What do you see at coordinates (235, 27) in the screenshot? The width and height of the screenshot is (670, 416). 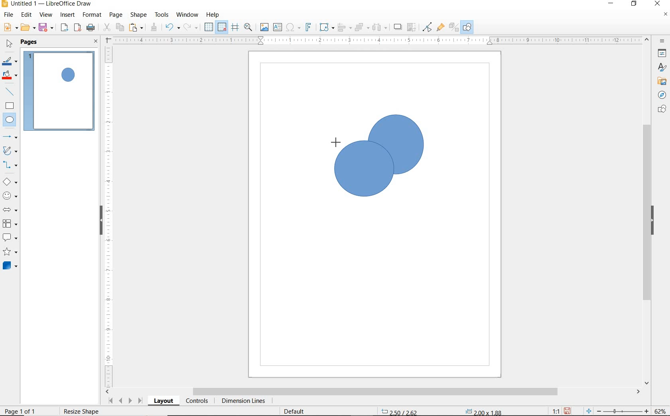 I see `HELPLINES WHILE MOVING` at bounding box center [235, 27].